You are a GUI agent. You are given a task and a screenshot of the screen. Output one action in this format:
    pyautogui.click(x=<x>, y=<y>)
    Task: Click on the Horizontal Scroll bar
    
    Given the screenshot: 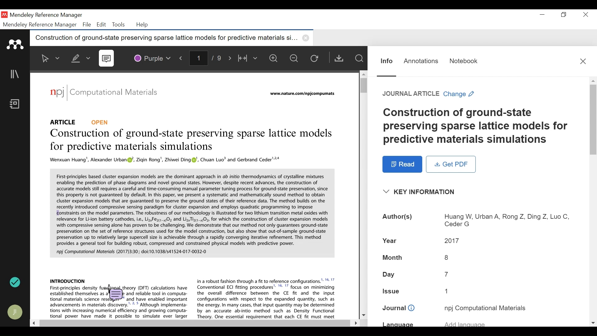 What is the action you would take?
    pyautogui.click(x=193, y=323)
    